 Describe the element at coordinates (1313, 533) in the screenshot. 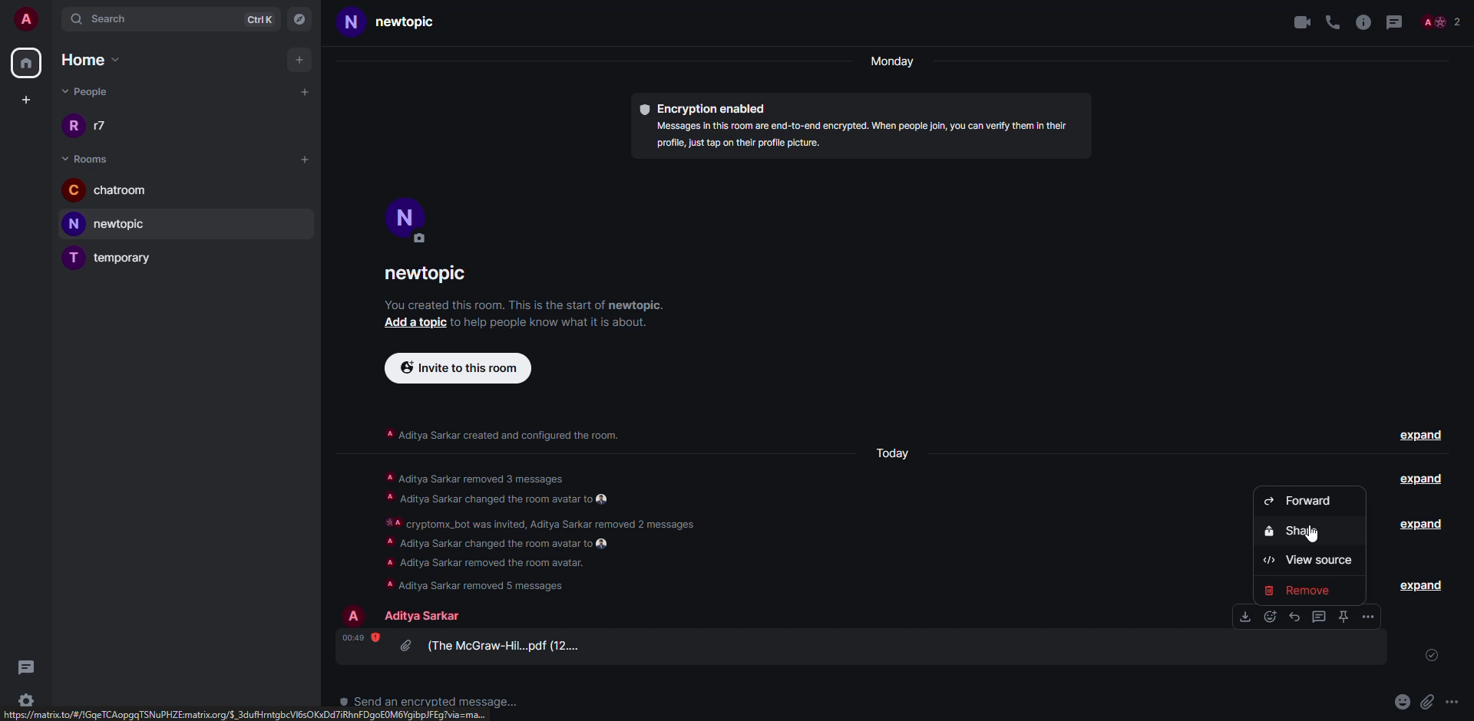

I see `cursor` at that location.